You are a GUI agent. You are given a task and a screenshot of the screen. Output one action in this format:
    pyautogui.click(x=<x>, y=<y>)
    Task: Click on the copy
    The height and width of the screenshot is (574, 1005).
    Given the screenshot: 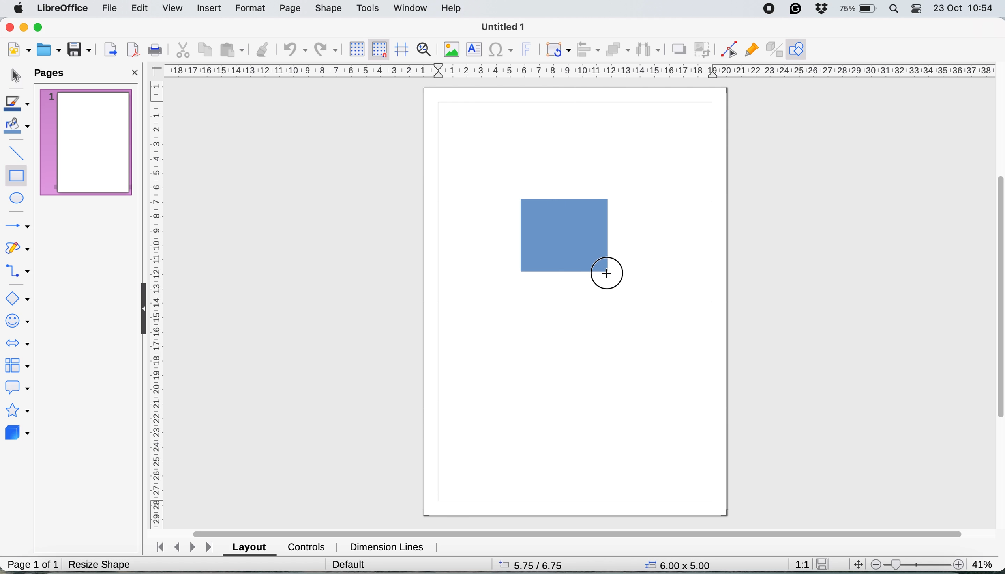 What is the action you would take?
    pyautogui.click(x=208, y=50)
    